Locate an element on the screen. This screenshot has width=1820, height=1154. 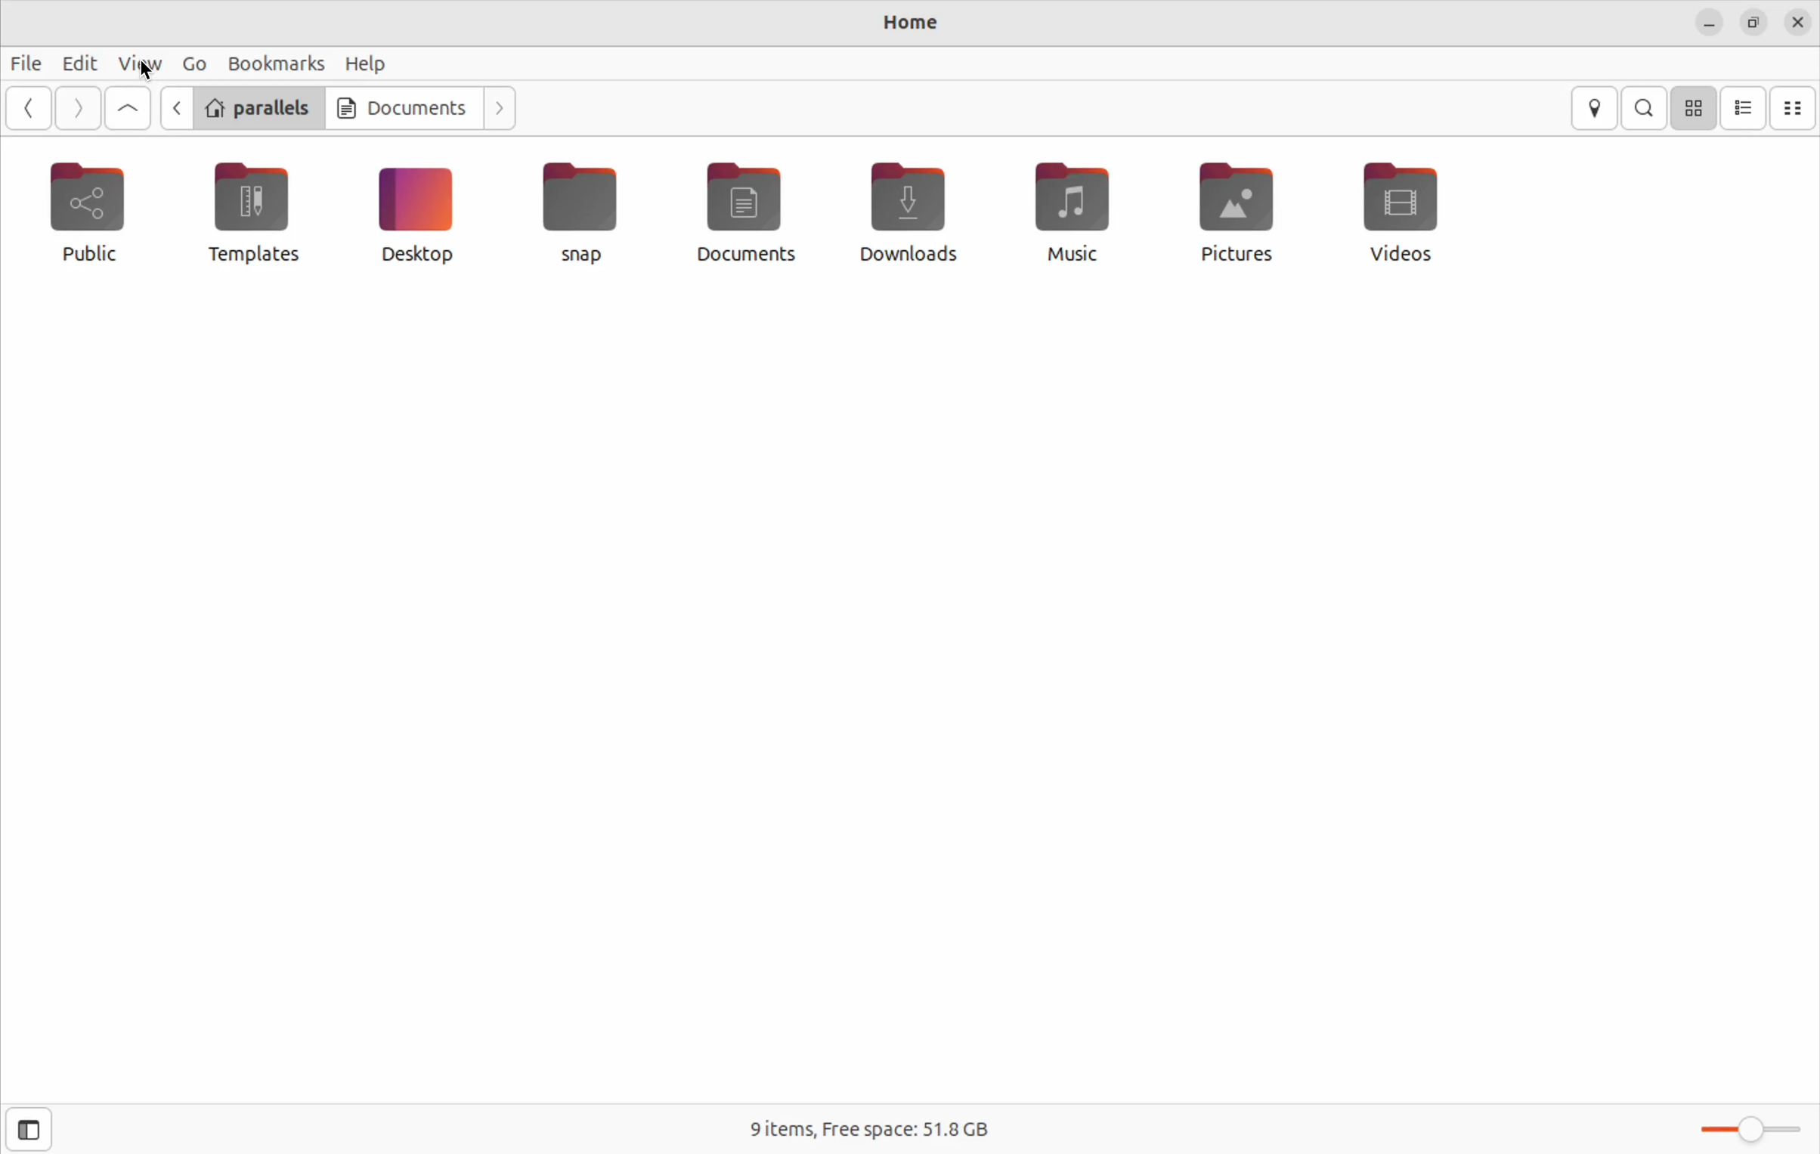
music is located at coordinates (1071, 218).